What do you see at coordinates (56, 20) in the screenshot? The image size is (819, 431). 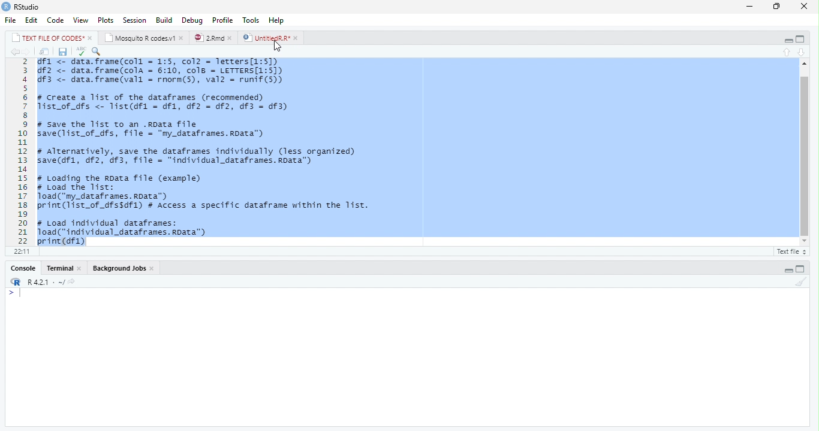 I see `Code` at bounding box center [56, 20].